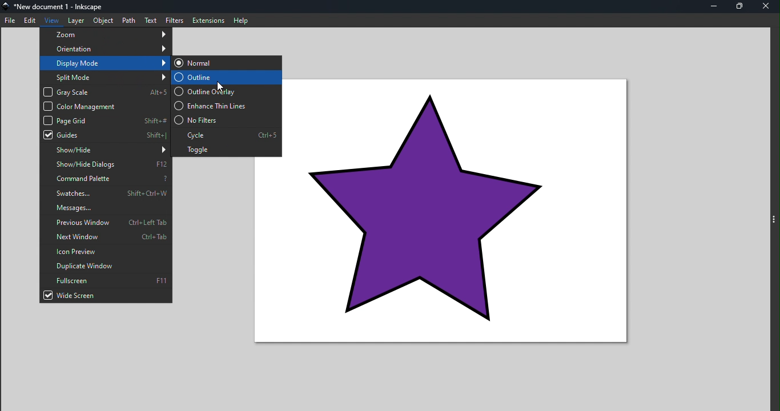 The image size is (780, 411). I want to click on Command palette, so click(106, 177).